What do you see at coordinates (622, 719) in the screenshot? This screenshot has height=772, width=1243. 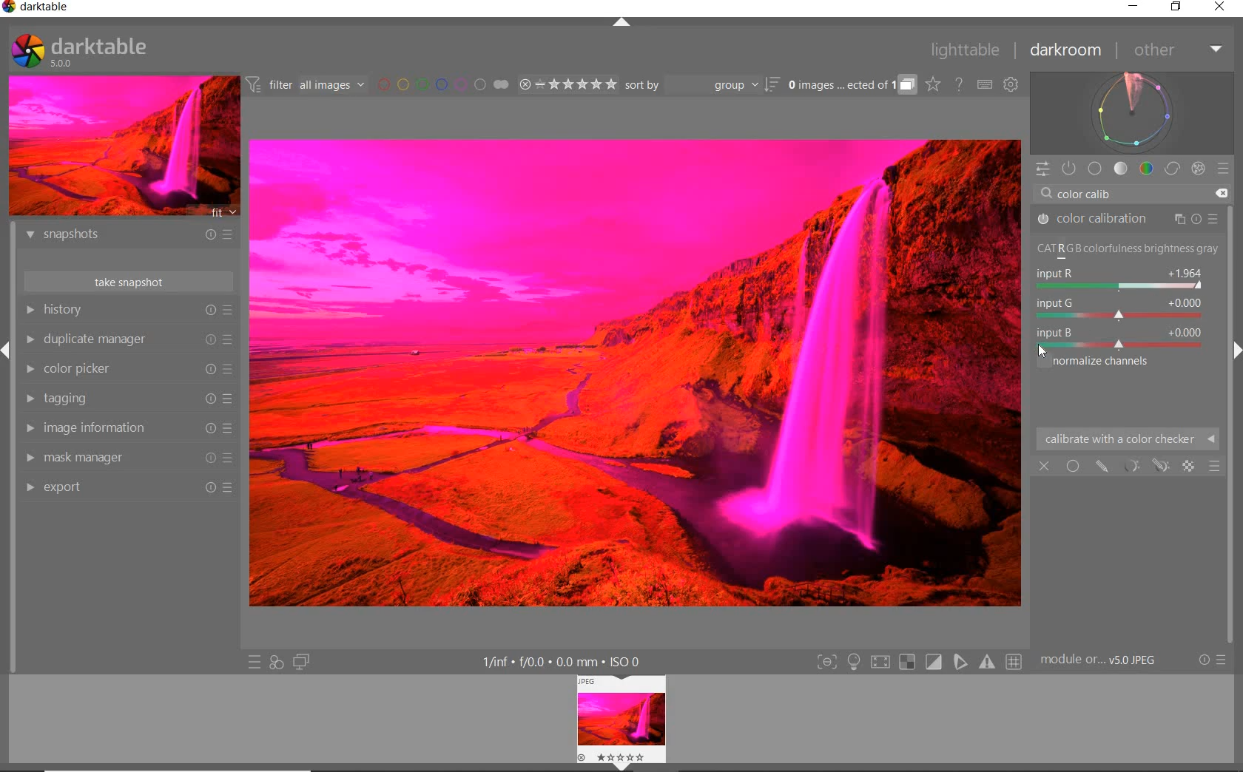 I see `image ` at bounding box center [622, 719].